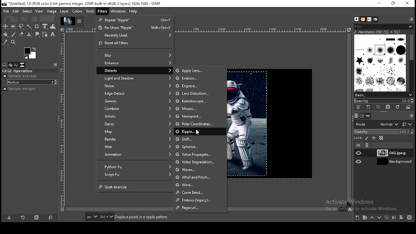  Describe the element at coordinates (138, 94) in the screenshot. I see `edge detect` at that location.